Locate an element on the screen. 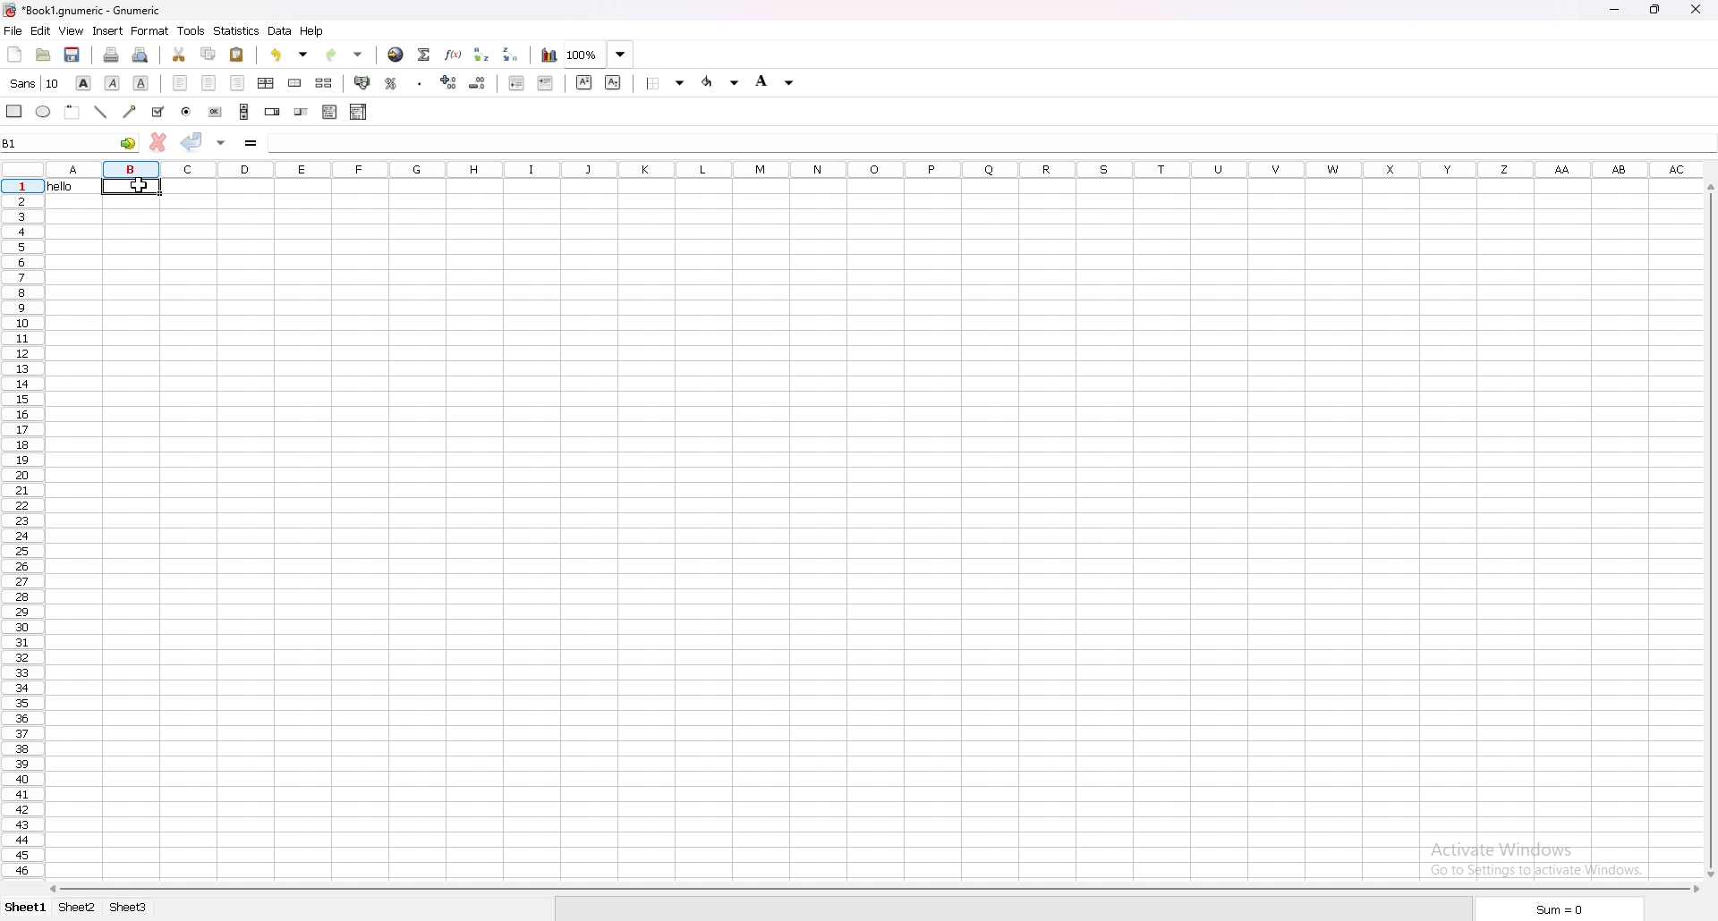 The height and width of the screenshot is (921, 1718). zoom is located at coordinates (598, 55).